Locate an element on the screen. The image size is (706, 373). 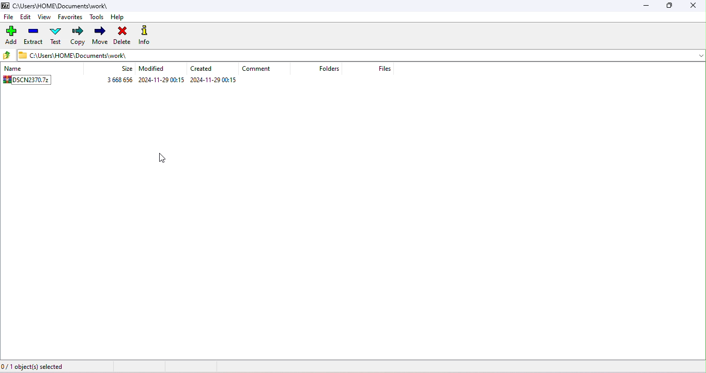
tools is located at coordinates (97, 18).